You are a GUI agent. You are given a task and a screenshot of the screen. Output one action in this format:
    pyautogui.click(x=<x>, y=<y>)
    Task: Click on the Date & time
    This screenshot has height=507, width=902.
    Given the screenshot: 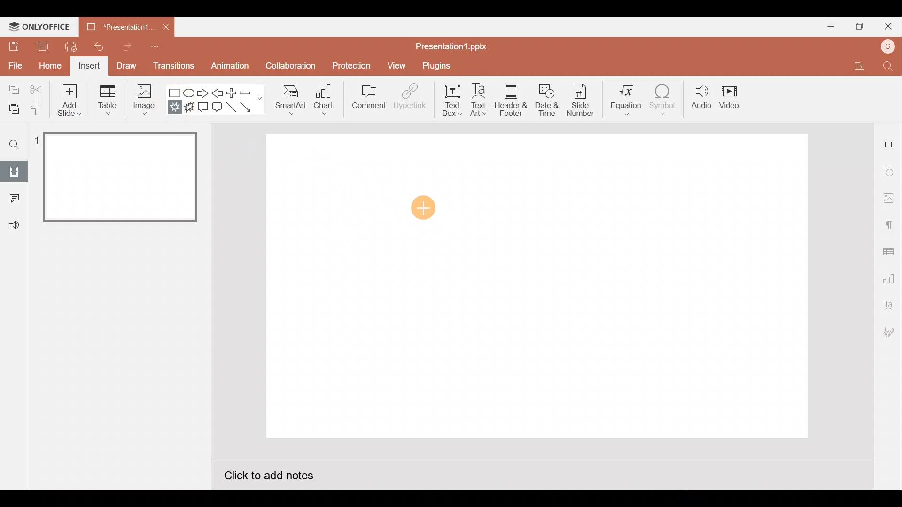 What is the action you would take?
    pyautogui.click(x=545, y=99)
    